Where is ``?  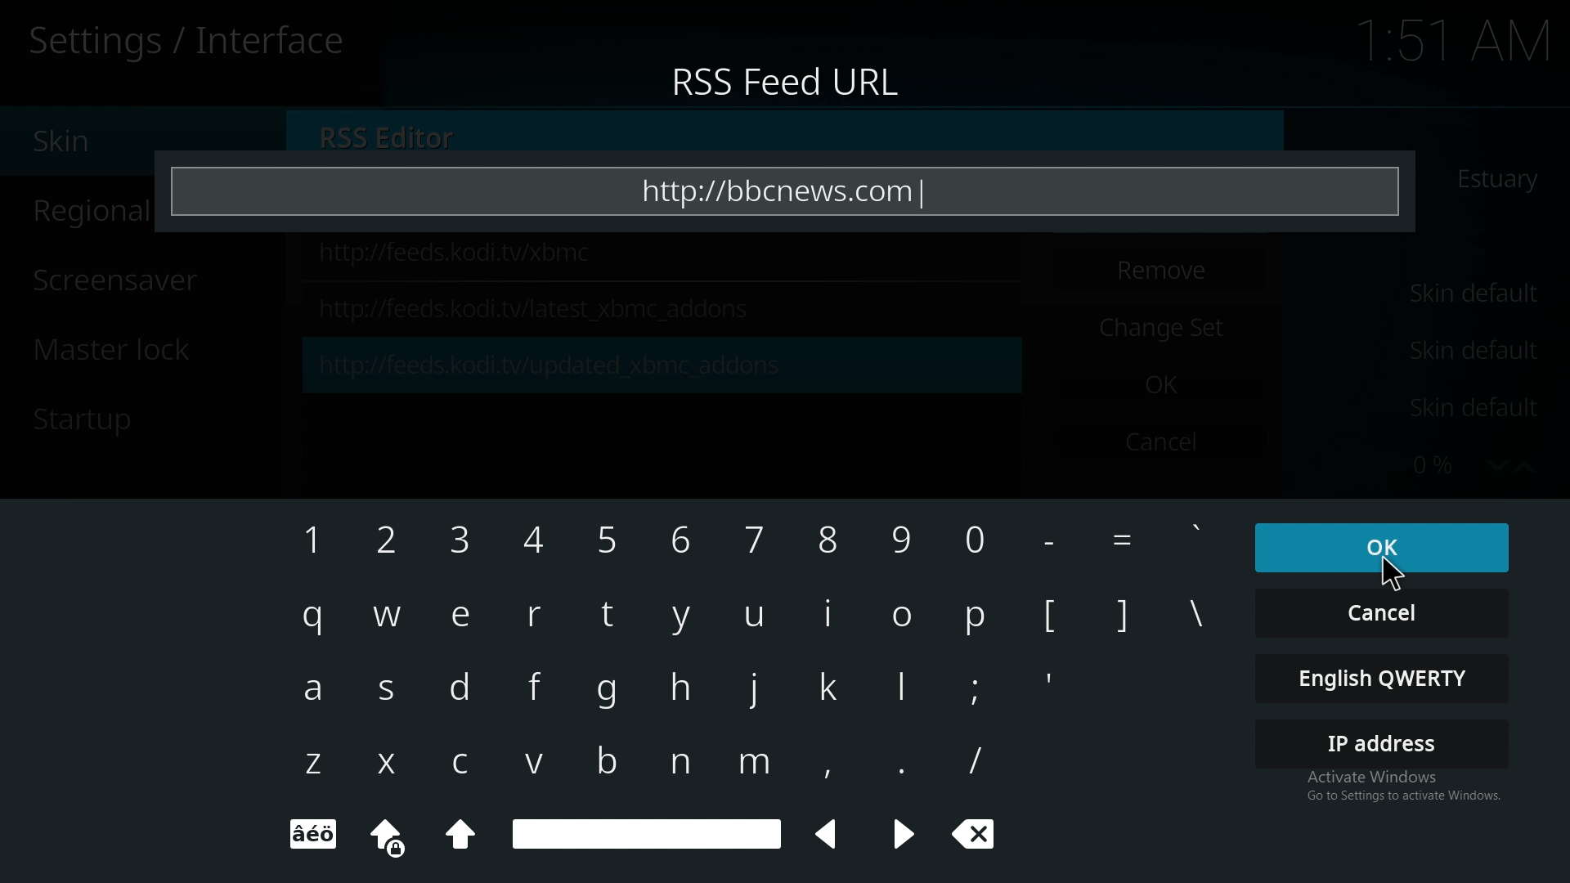  is located at coordinates (1132, 541).